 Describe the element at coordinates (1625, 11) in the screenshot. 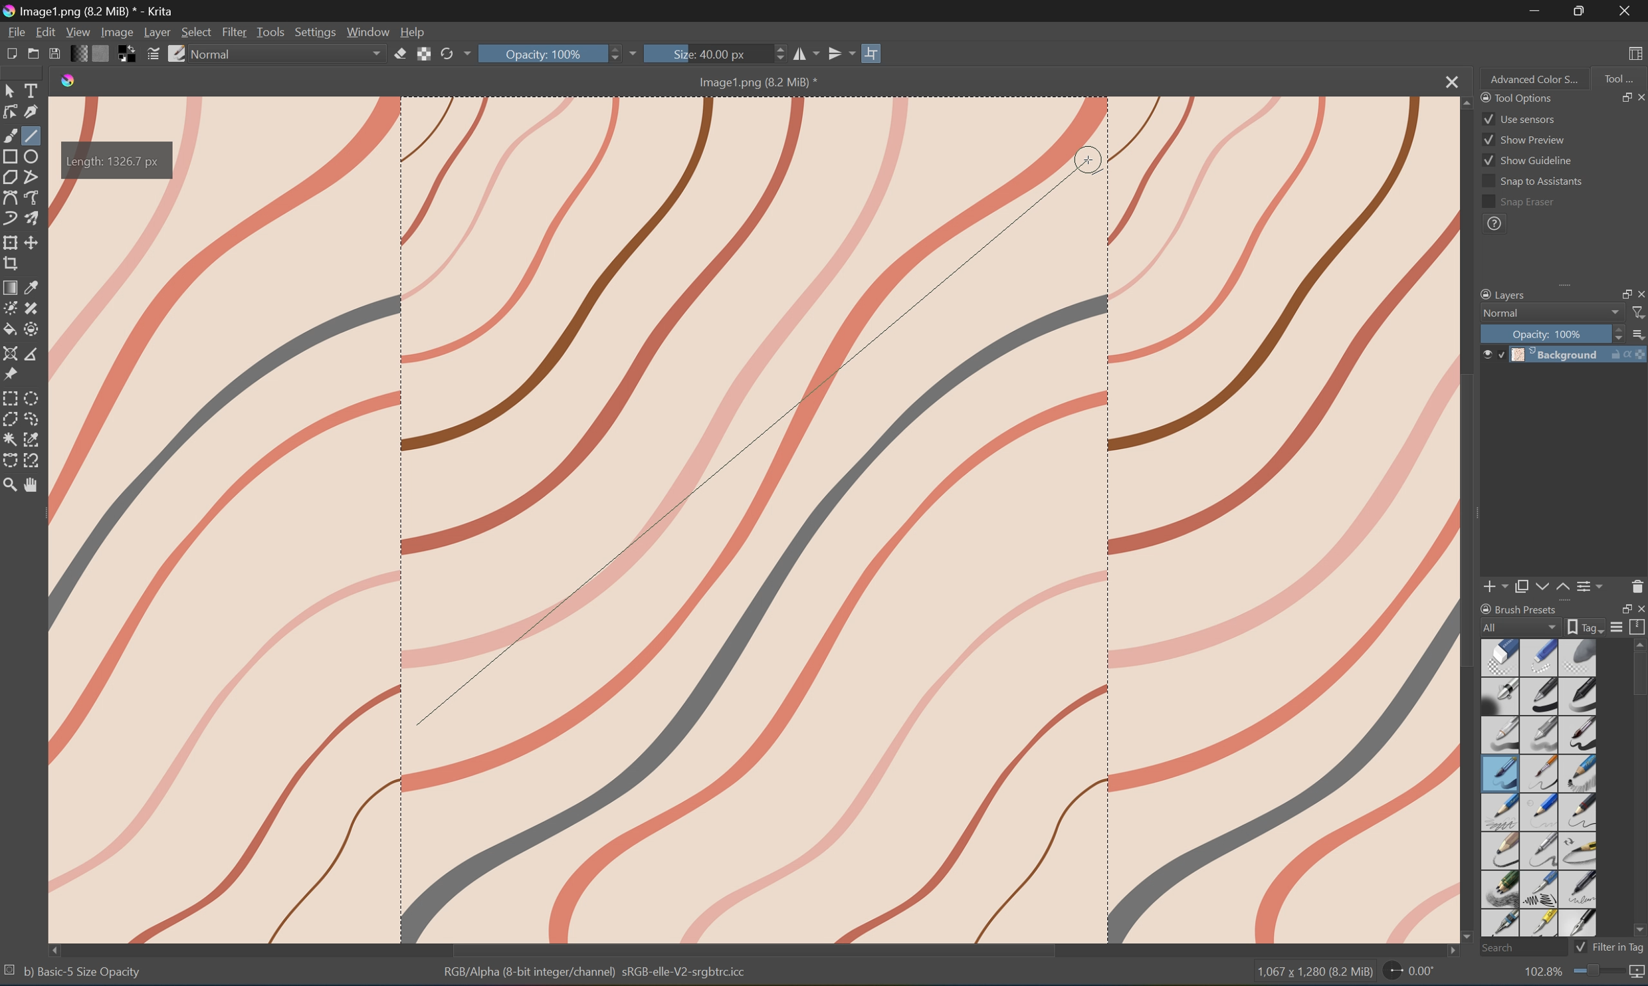

I see `Close` at that location.